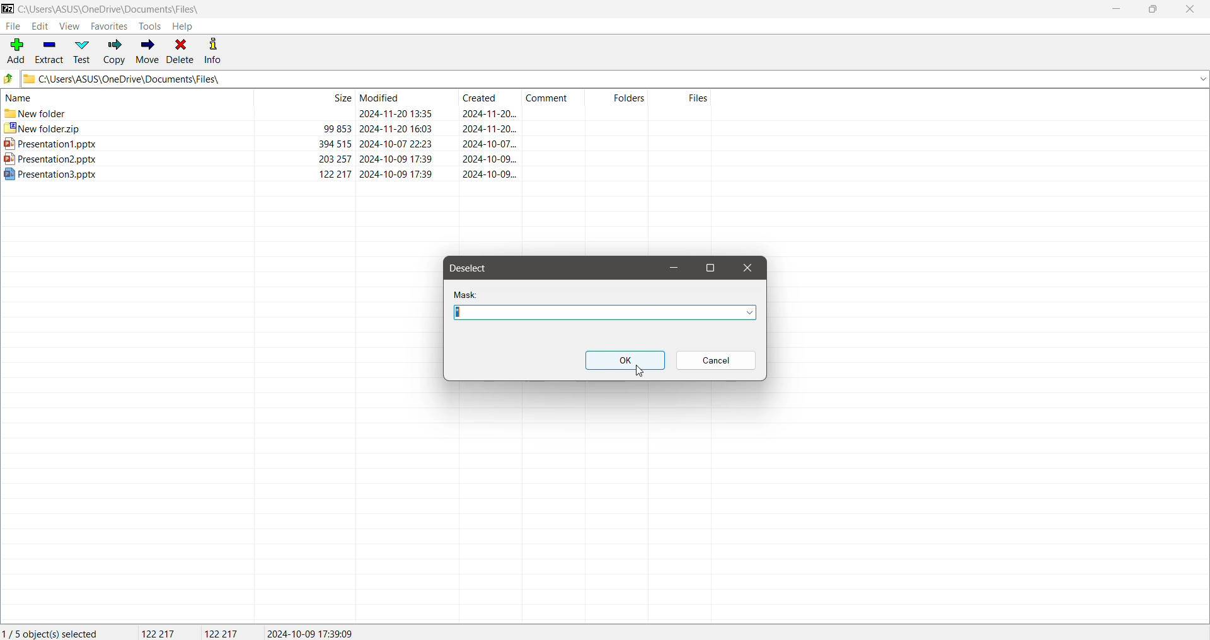  Describe the element at coordinates (126, 96) in the screenshot. I see `File Names` at that location.